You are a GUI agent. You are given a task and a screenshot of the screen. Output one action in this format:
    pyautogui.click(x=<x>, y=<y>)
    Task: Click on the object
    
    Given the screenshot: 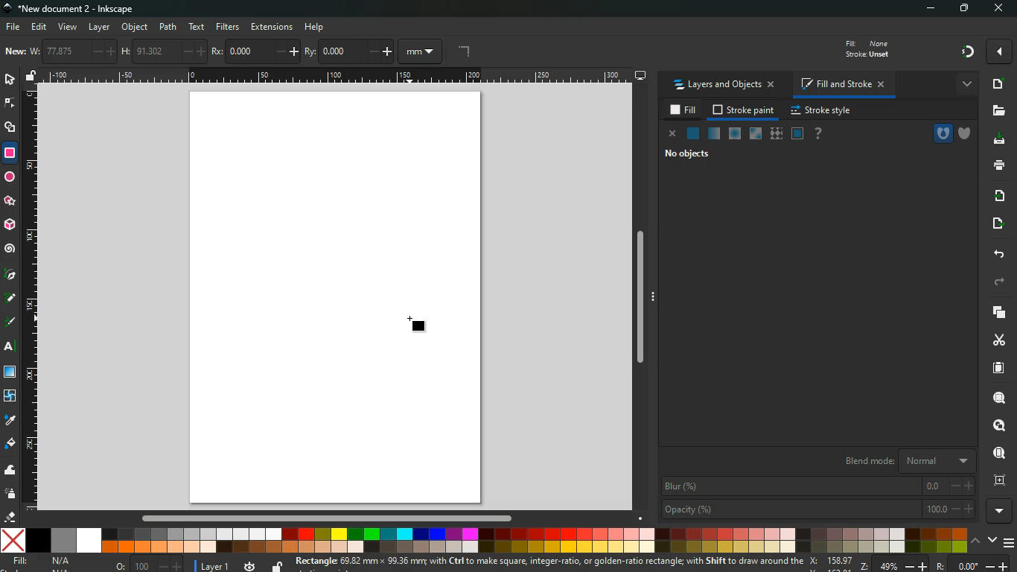 What is the action you would take?
    pyautogui.click(x=135, y=27)
    